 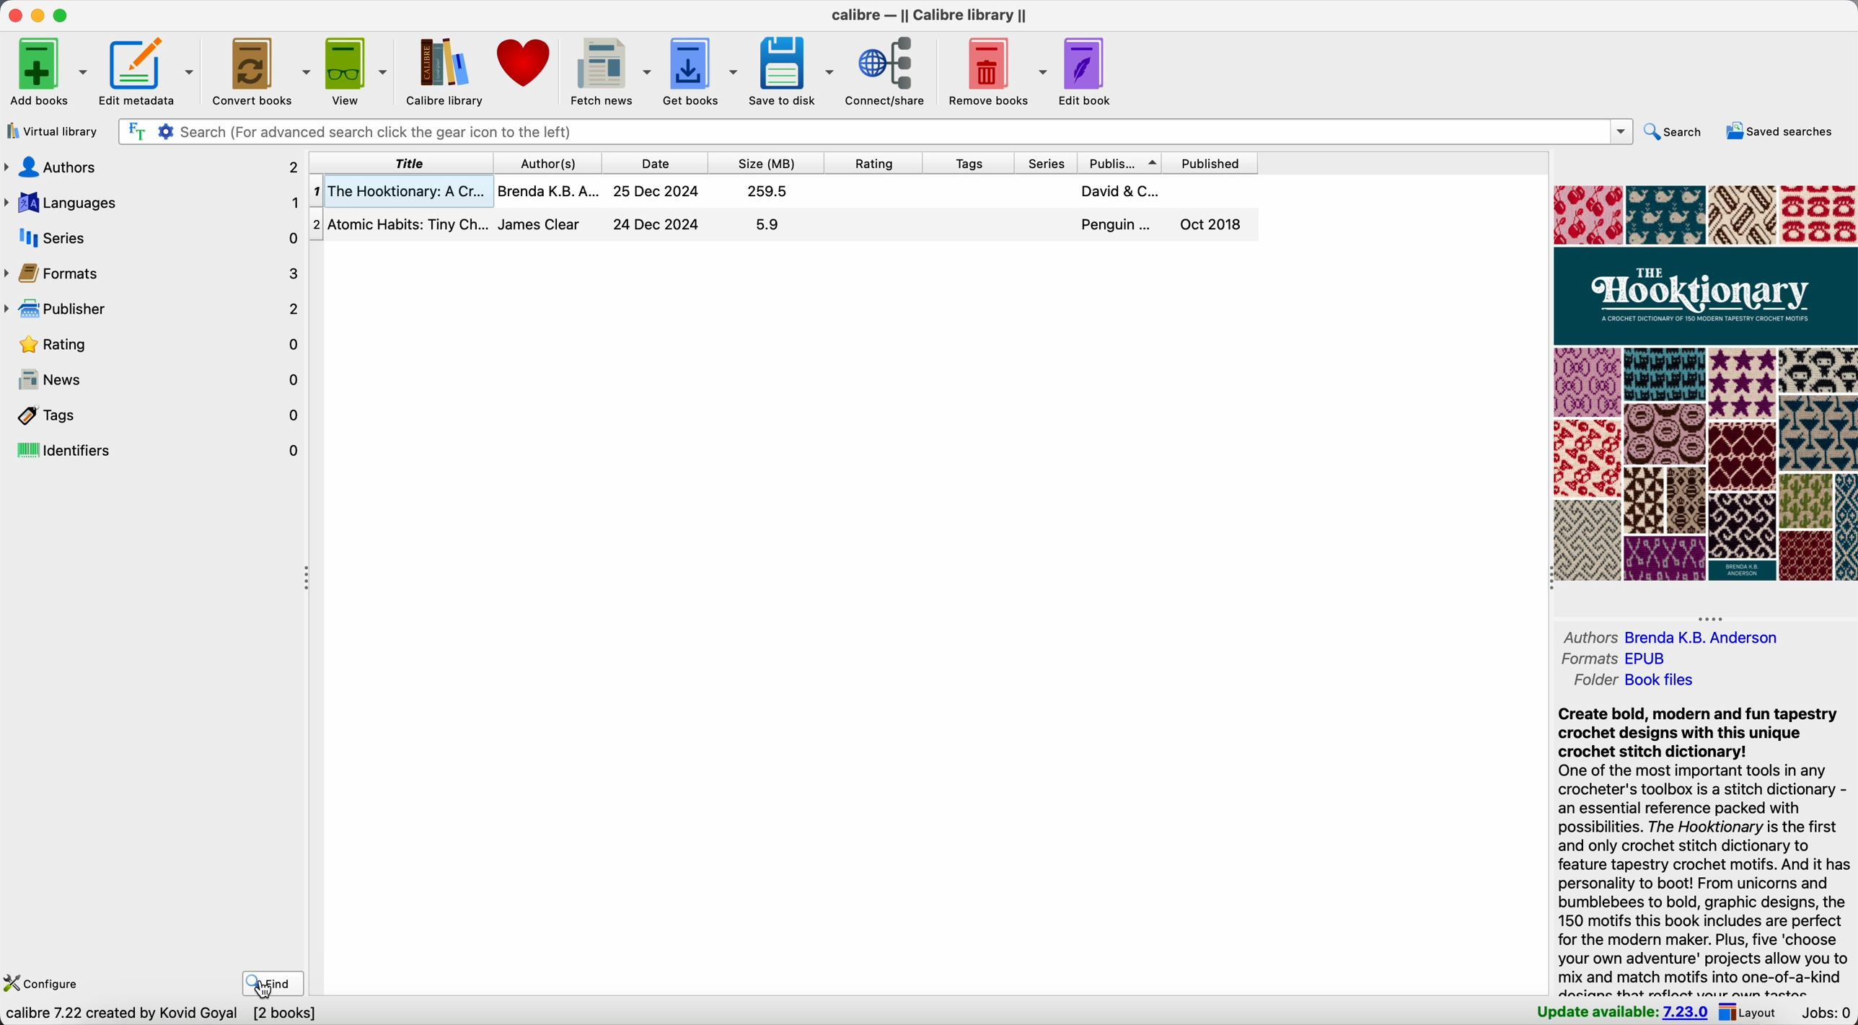 I want to click on second book, so click(x=784, y=228).